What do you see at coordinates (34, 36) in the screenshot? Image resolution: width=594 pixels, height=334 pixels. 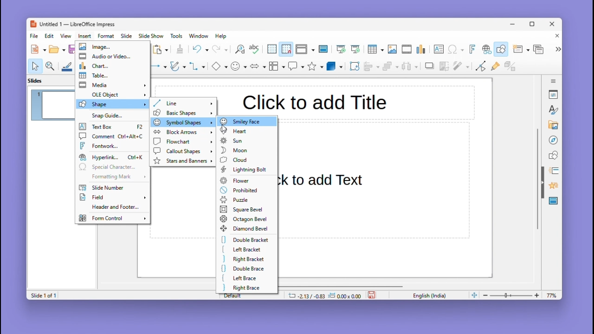 I see `File` at bounding box center [34, 36].